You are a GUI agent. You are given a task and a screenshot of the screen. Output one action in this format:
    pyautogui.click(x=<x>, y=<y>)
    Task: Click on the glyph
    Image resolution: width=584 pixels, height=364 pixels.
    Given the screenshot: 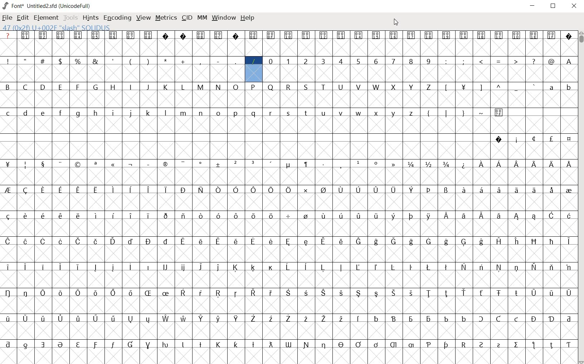 What is the action you would take?
    pyautogui.click(x=113, y=241)
    